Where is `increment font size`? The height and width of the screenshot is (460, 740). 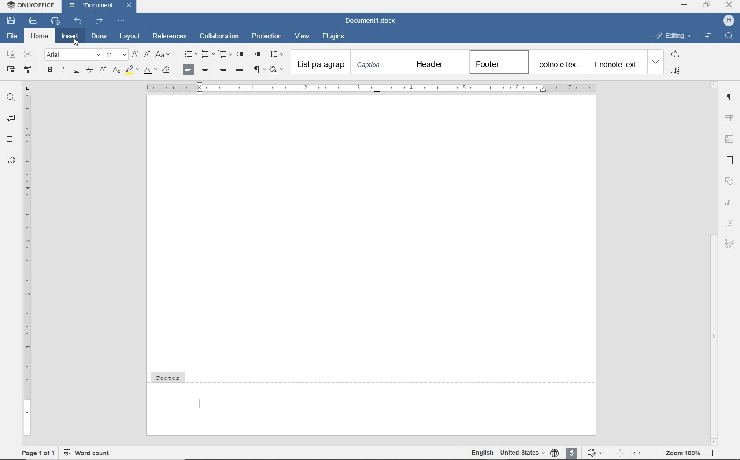 increment font size is located at coordinates (135, 54).